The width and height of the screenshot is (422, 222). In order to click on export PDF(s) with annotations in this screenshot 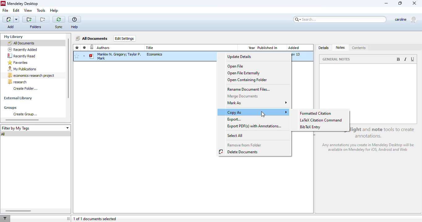, I will do `click(255, 126)`.